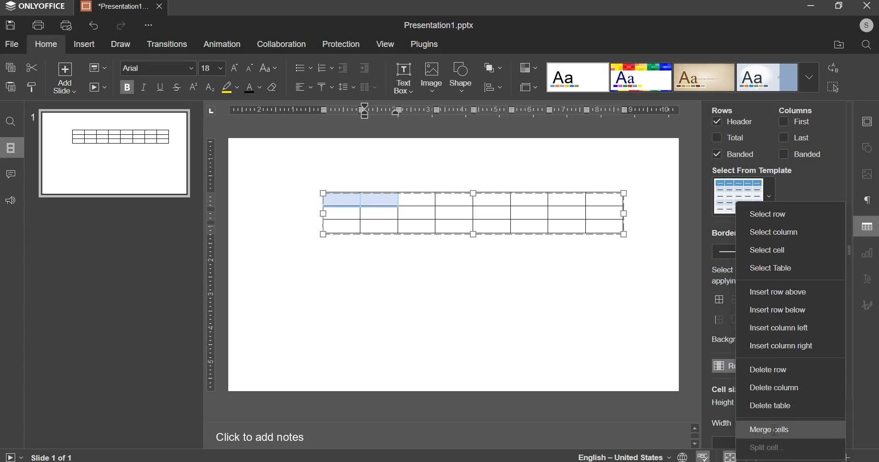 Image resolution: width=879 pixels, height=462 pixels. Describe the element at coordinates (839, 44) in the screenshot. I see `file location` at that location.